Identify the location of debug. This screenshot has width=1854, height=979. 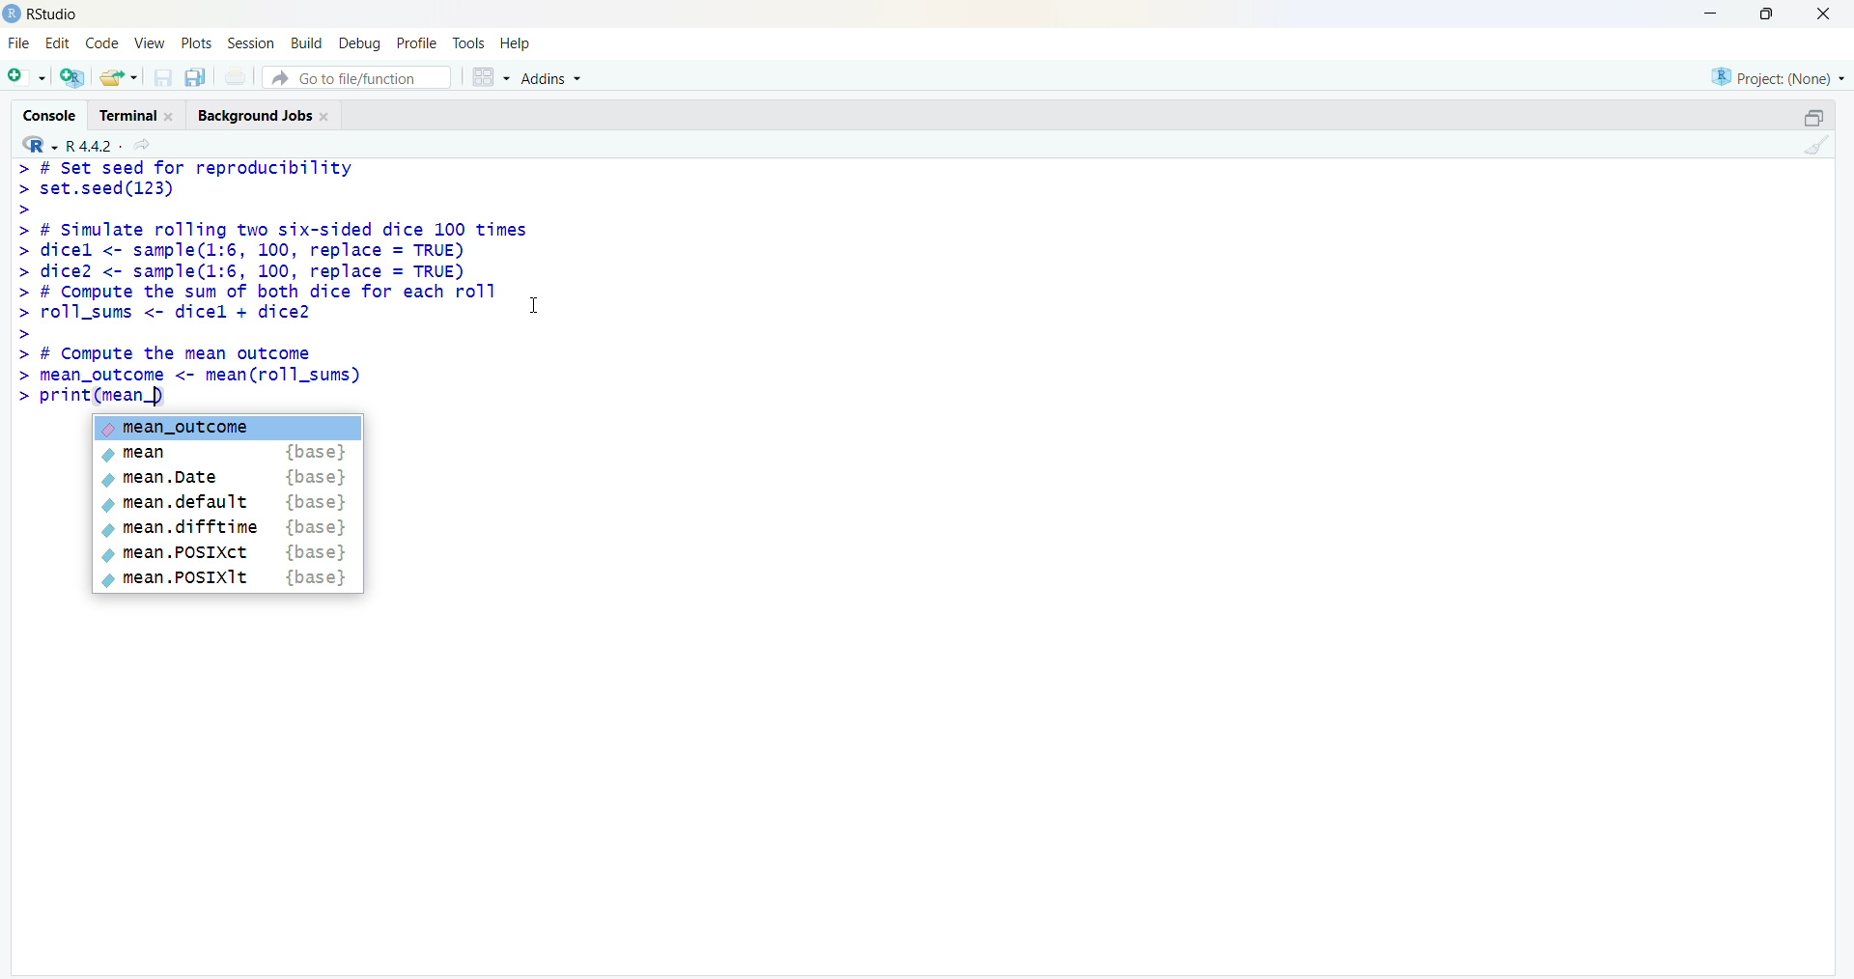
(358, 44).